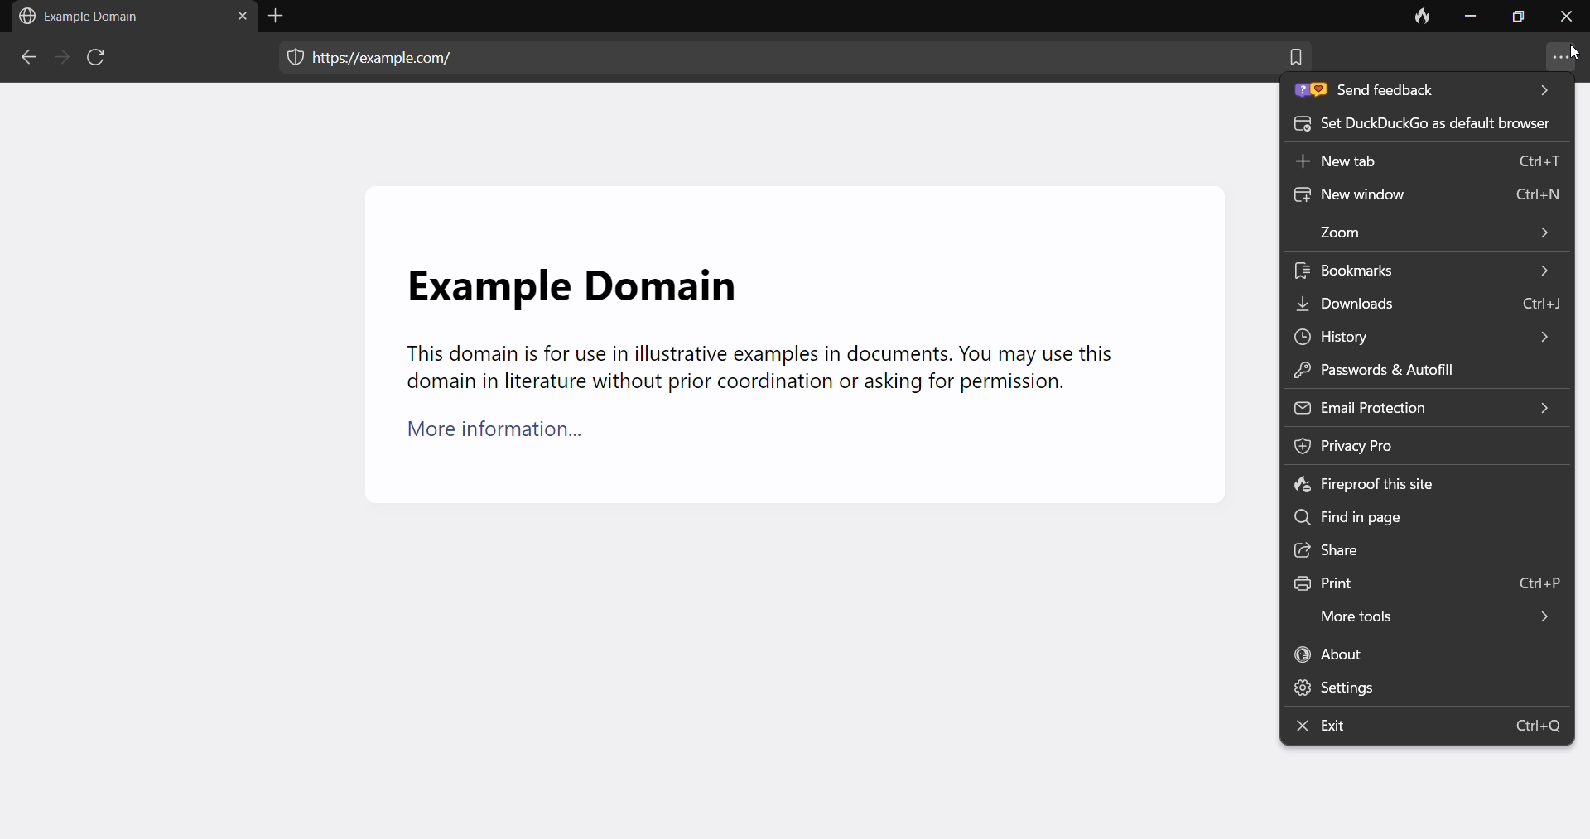 This screenshot has height=839, width=1590. Describe the element at coordinates (1408, 369) in the screenshot. I see `password and autofill` at that location.